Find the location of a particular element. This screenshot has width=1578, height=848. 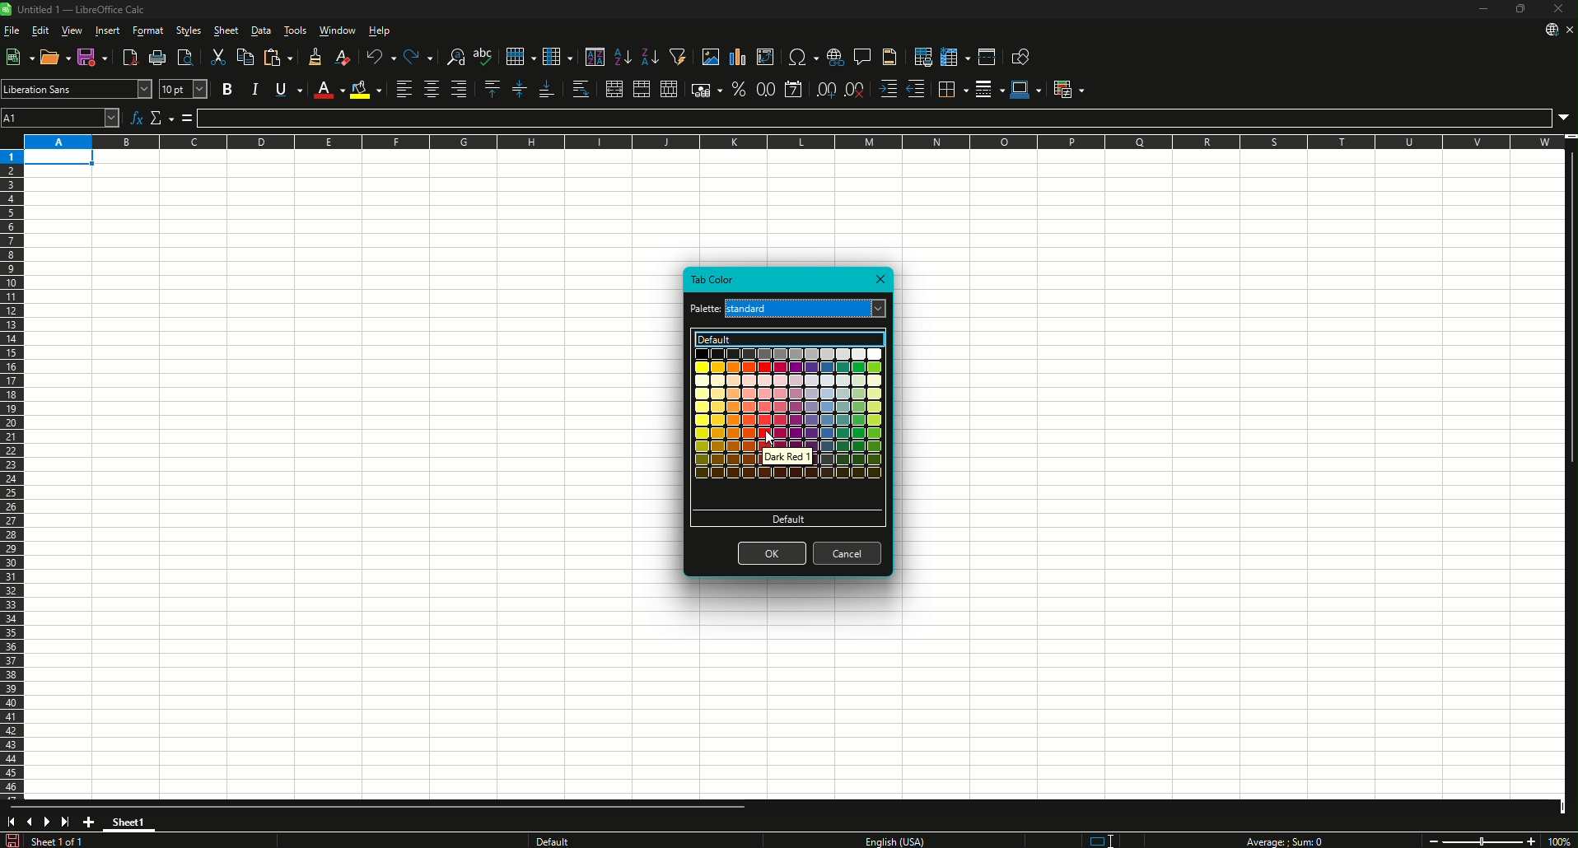

Define Print Area is located at coordinates (923, 57).